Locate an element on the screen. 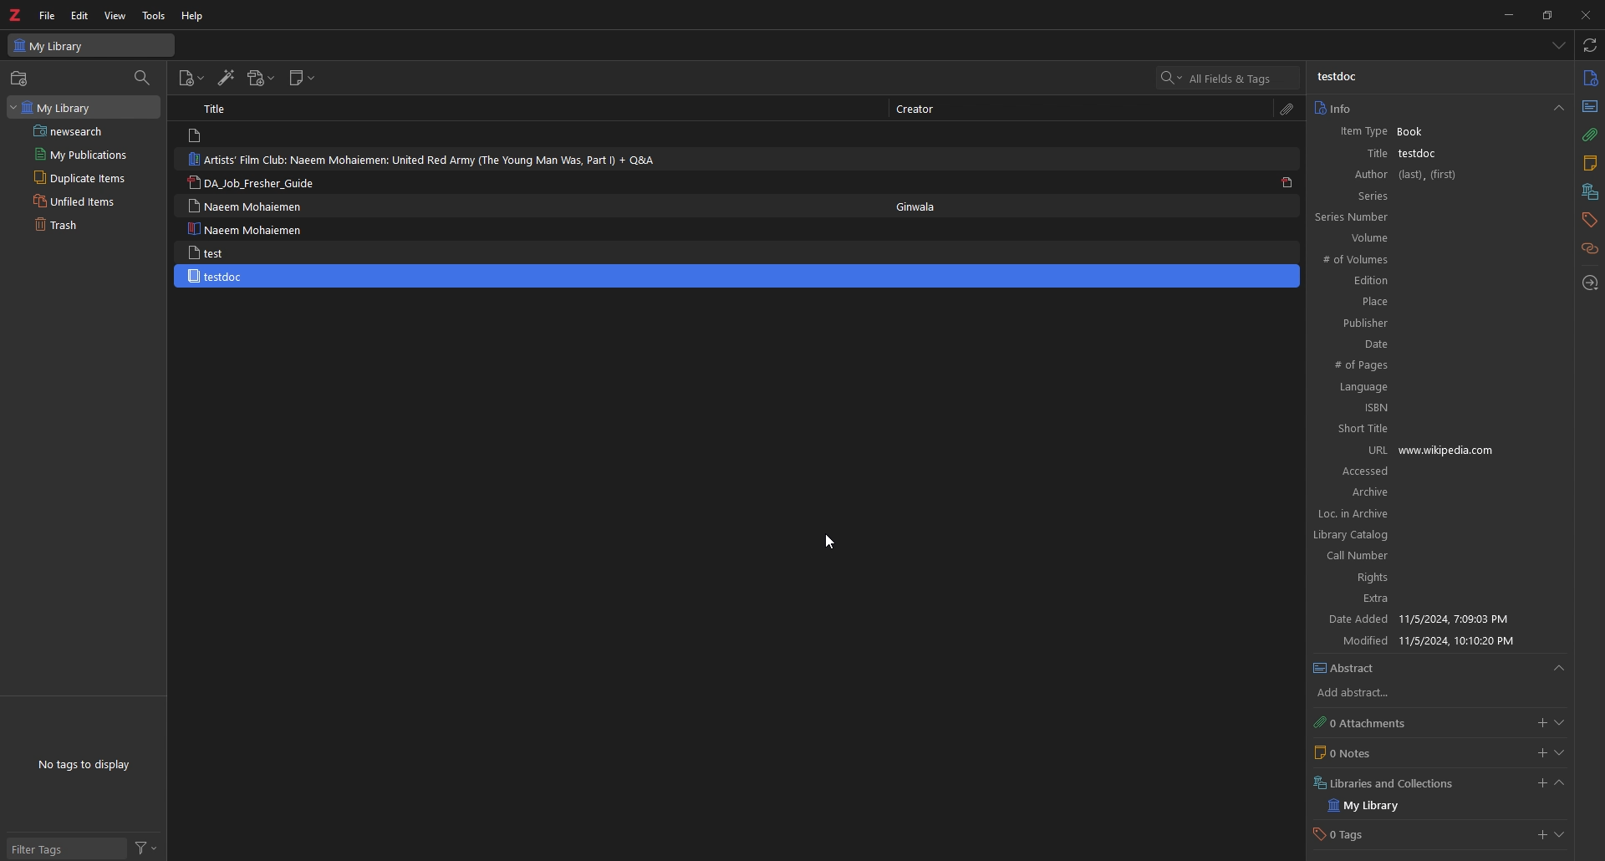 The height and width of the screenshot is (861, 1605). new note is located at coordinates (303, 78).